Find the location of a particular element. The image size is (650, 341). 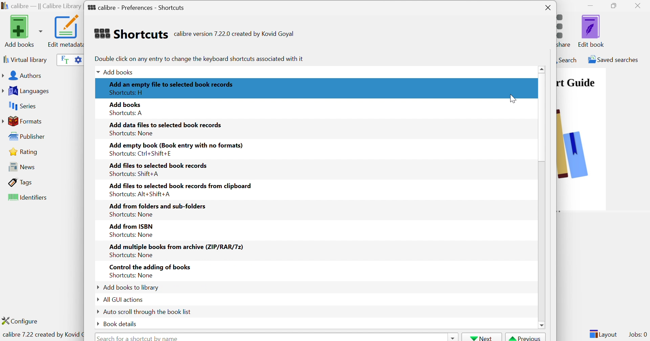

Edit book is located at coordinates (591, 31).